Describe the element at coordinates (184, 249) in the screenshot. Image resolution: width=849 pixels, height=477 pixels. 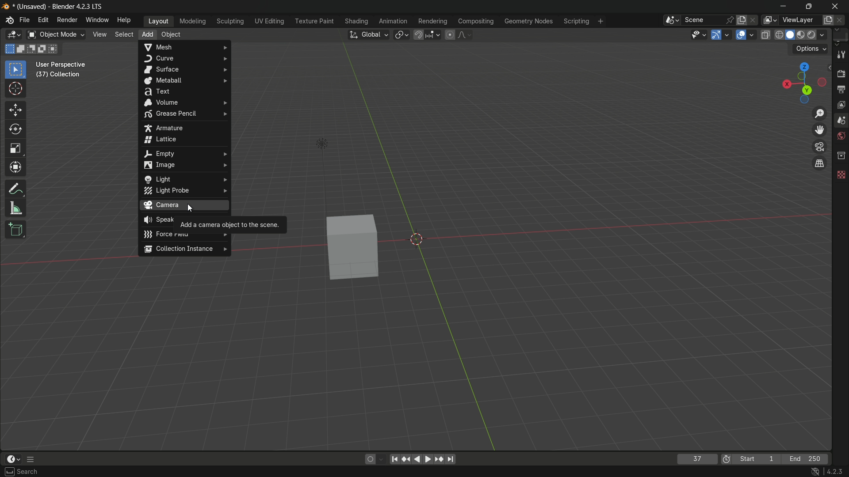
I see `collection instance` at that location.